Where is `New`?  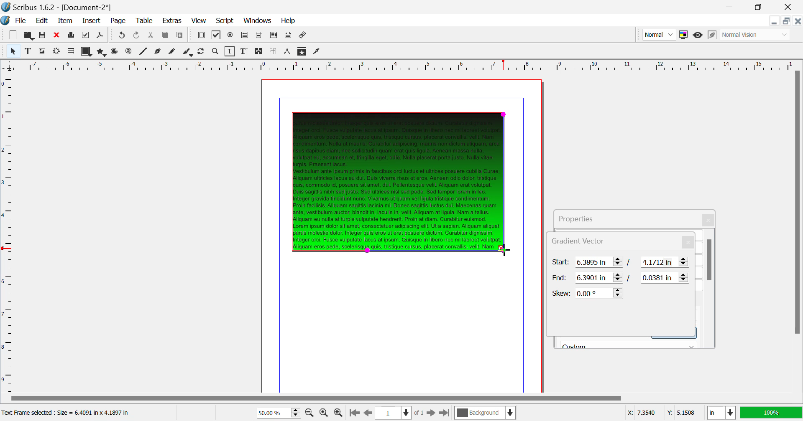 New is located at coordinates (13, 35).